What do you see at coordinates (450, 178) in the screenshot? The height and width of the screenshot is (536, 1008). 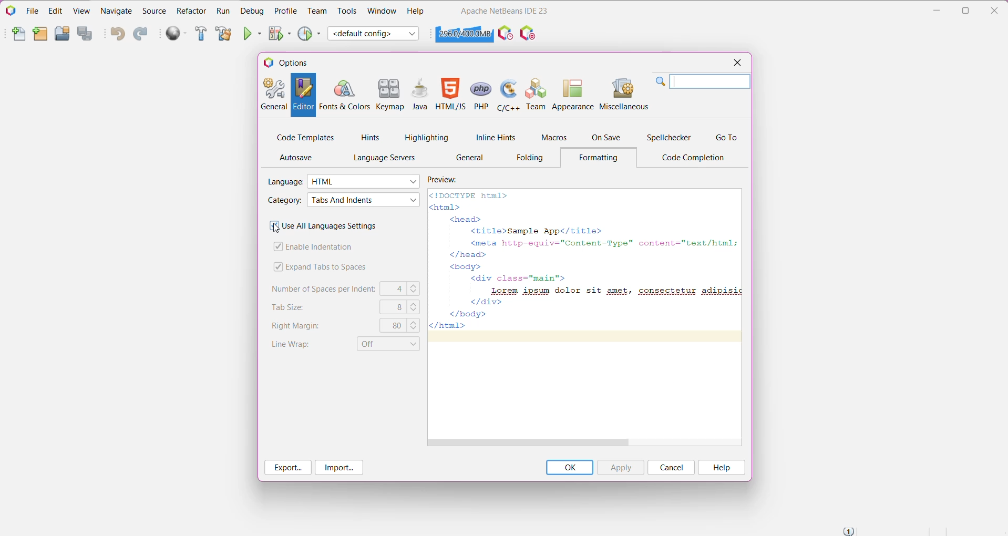 I see `Preview` at bounding box center [450, 178].